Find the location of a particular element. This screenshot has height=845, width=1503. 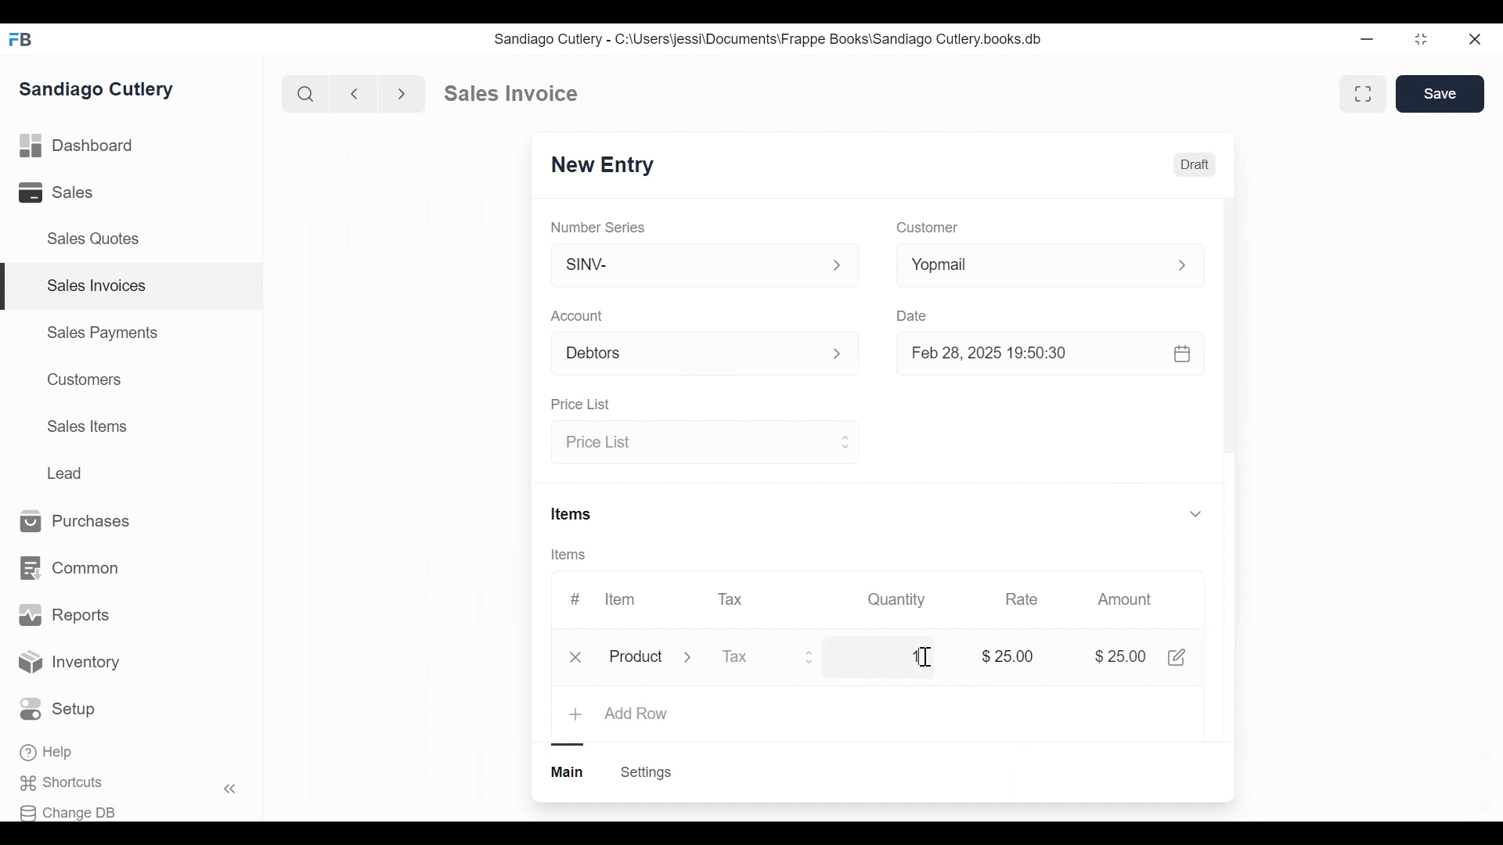

Sales is located at coordinates (59, 192).